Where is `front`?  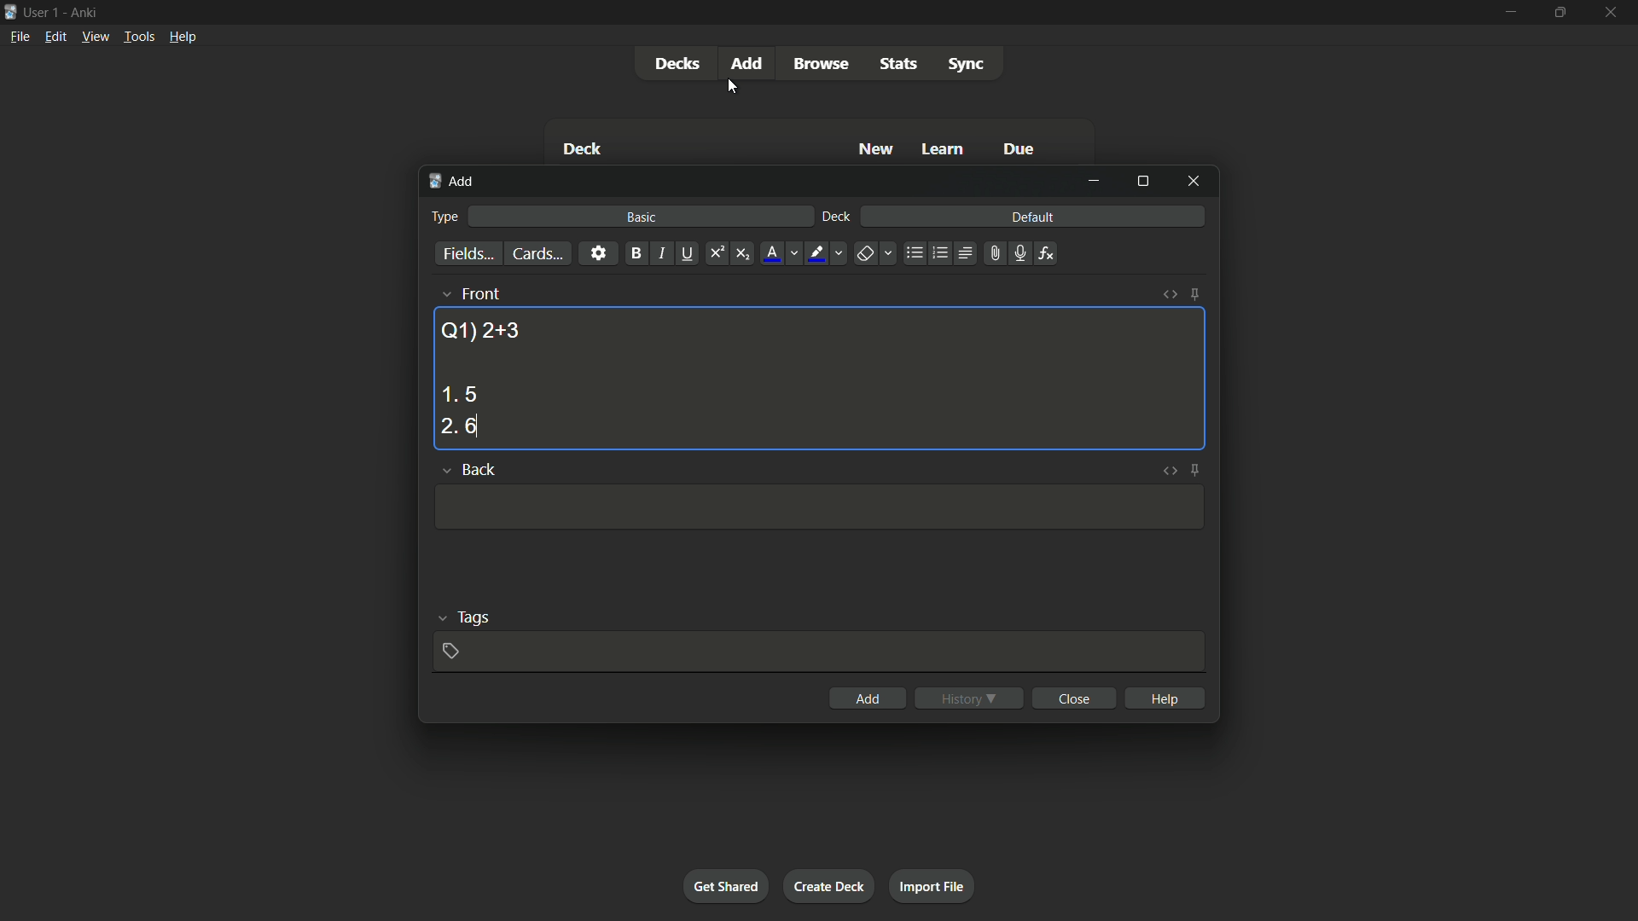 front is located at coordinates (479, 293).